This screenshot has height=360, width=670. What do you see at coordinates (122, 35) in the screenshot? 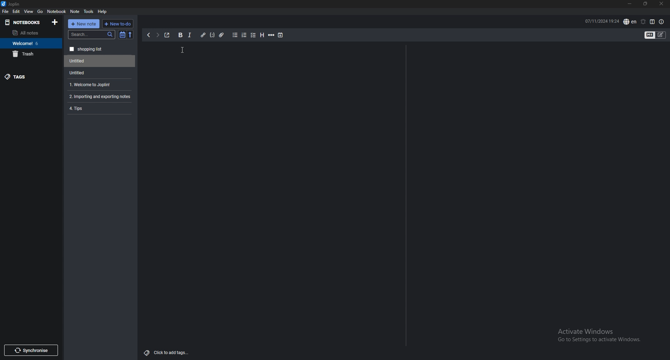
I see `toggle sort order` at bounding box center [122, 35].